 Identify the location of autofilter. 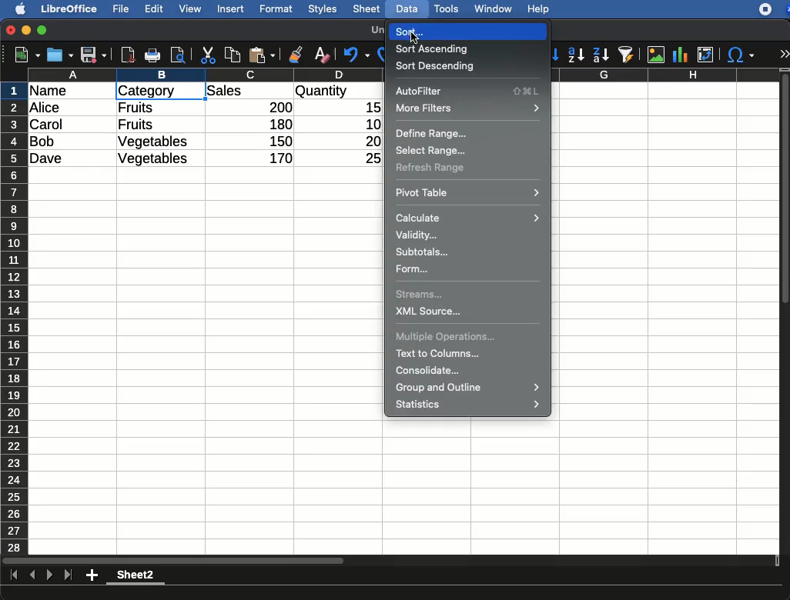
(469, 92).